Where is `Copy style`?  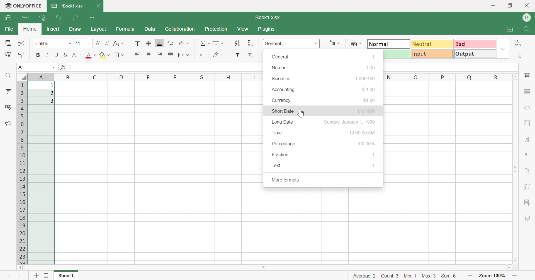
Copy style is located at coordinates (21, 55).